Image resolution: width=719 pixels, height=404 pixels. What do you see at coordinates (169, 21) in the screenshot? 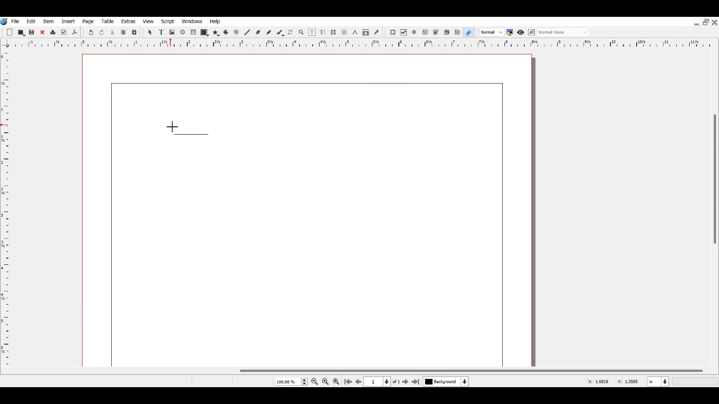
I see `Script` at bounding box center [169, 21].